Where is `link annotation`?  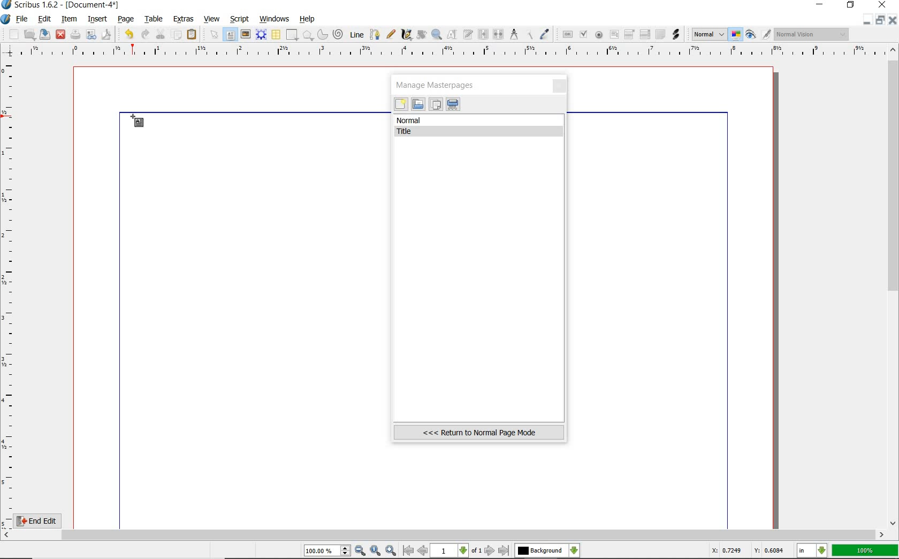
link annotation is located at coordinates (676, 34).